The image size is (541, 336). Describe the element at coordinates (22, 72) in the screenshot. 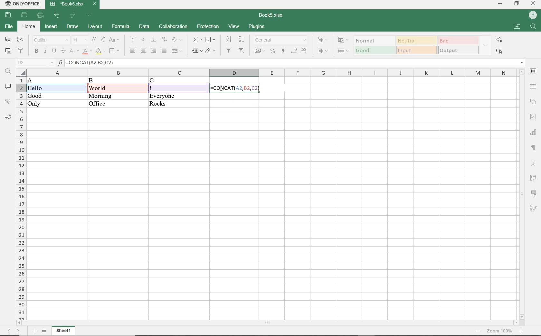

I see `Select all cells` at that location.